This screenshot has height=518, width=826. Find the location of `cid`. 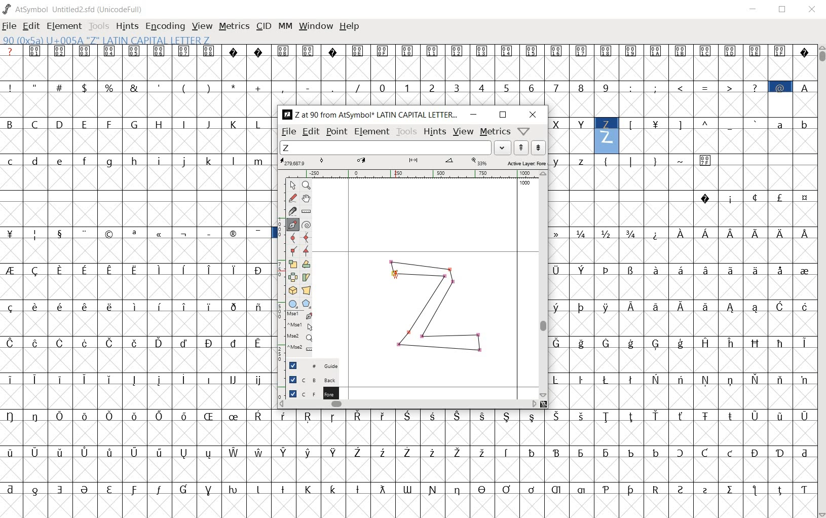

cid is located at coordinates (264, 26).